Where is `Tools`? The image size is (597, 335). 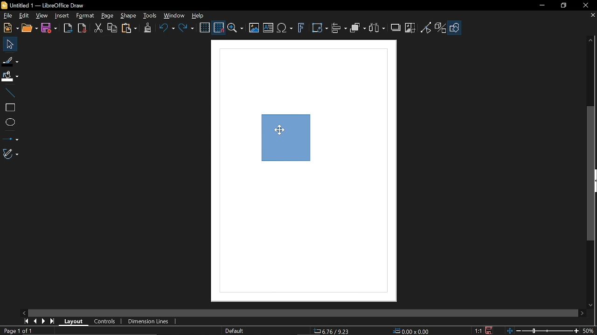 Tools is located at coordinates (150, 15).